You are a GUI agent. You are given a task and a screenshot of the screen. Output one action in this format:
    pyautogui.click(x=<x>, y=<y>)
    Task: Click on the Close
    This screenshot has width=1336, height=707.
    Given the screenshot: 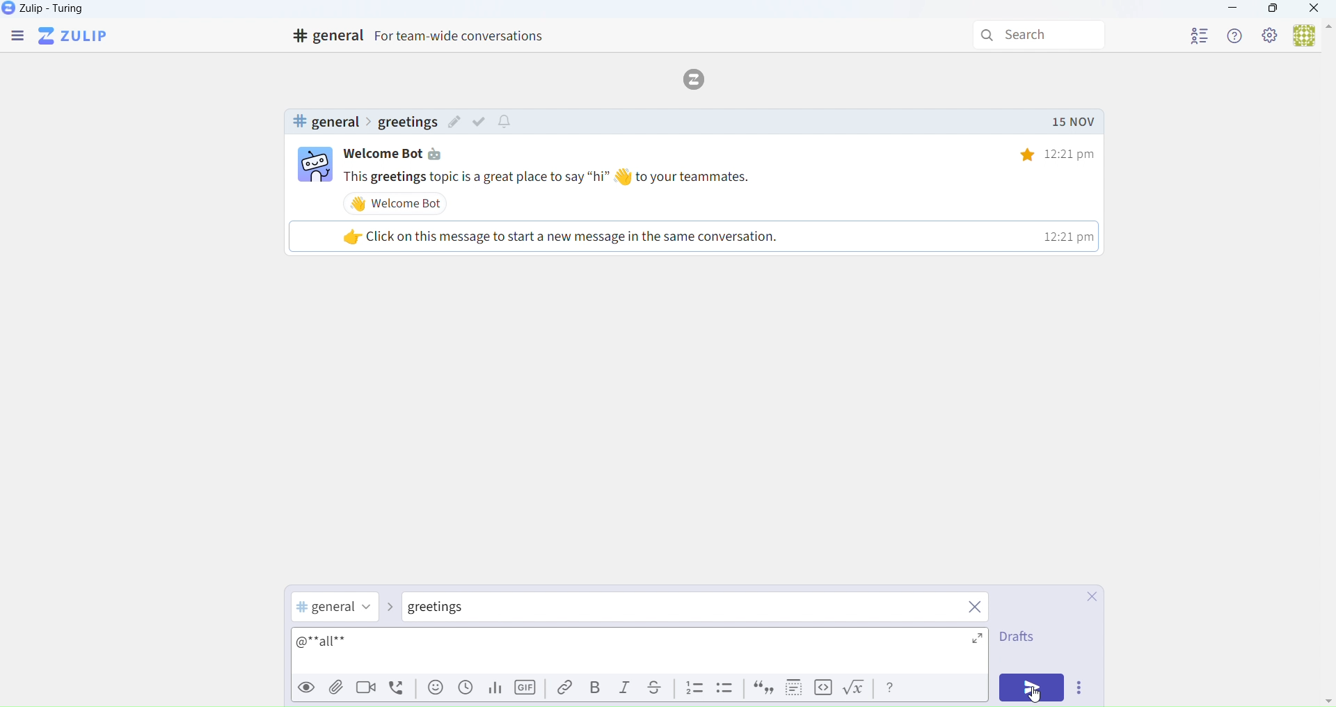 What is the action you would take?
    pyautogui.click(x=1315, y=10)
    